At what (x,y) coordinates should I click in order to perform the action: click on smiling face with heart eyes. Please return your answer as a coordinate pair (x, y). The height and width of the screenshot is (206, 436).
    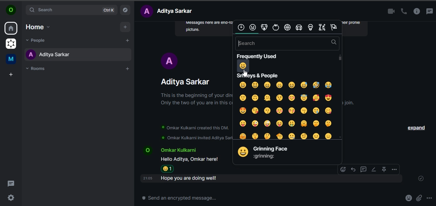
    Looking at the image, I should click on (328, 98).